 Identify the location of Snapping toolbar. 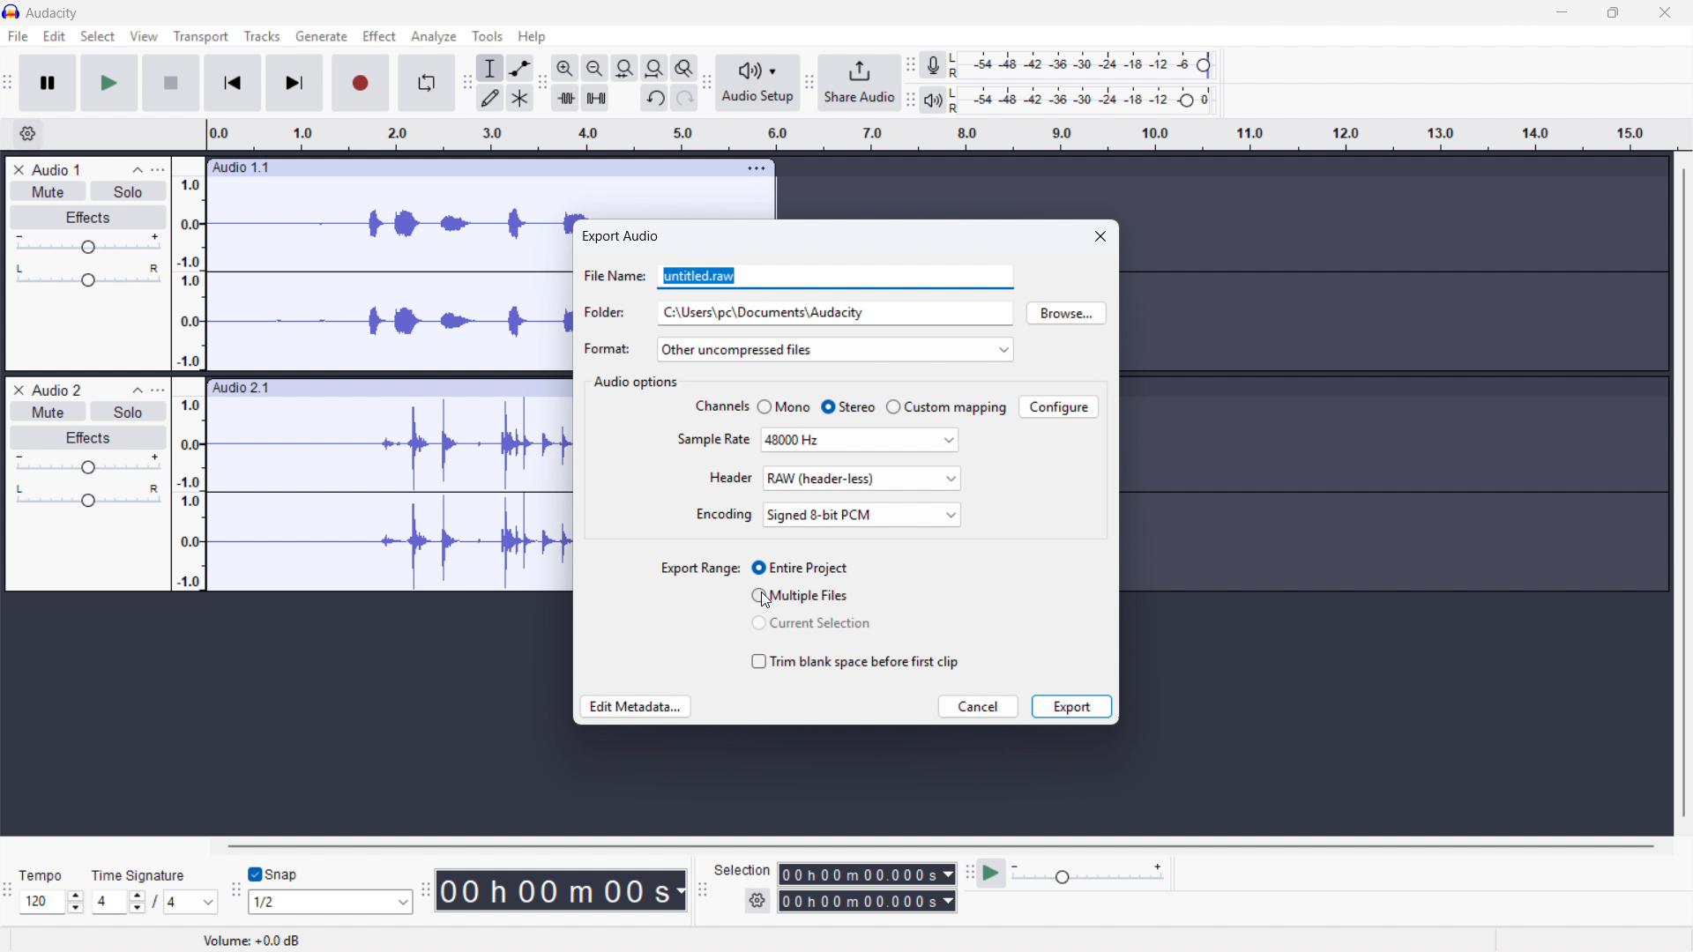
(236, 894).